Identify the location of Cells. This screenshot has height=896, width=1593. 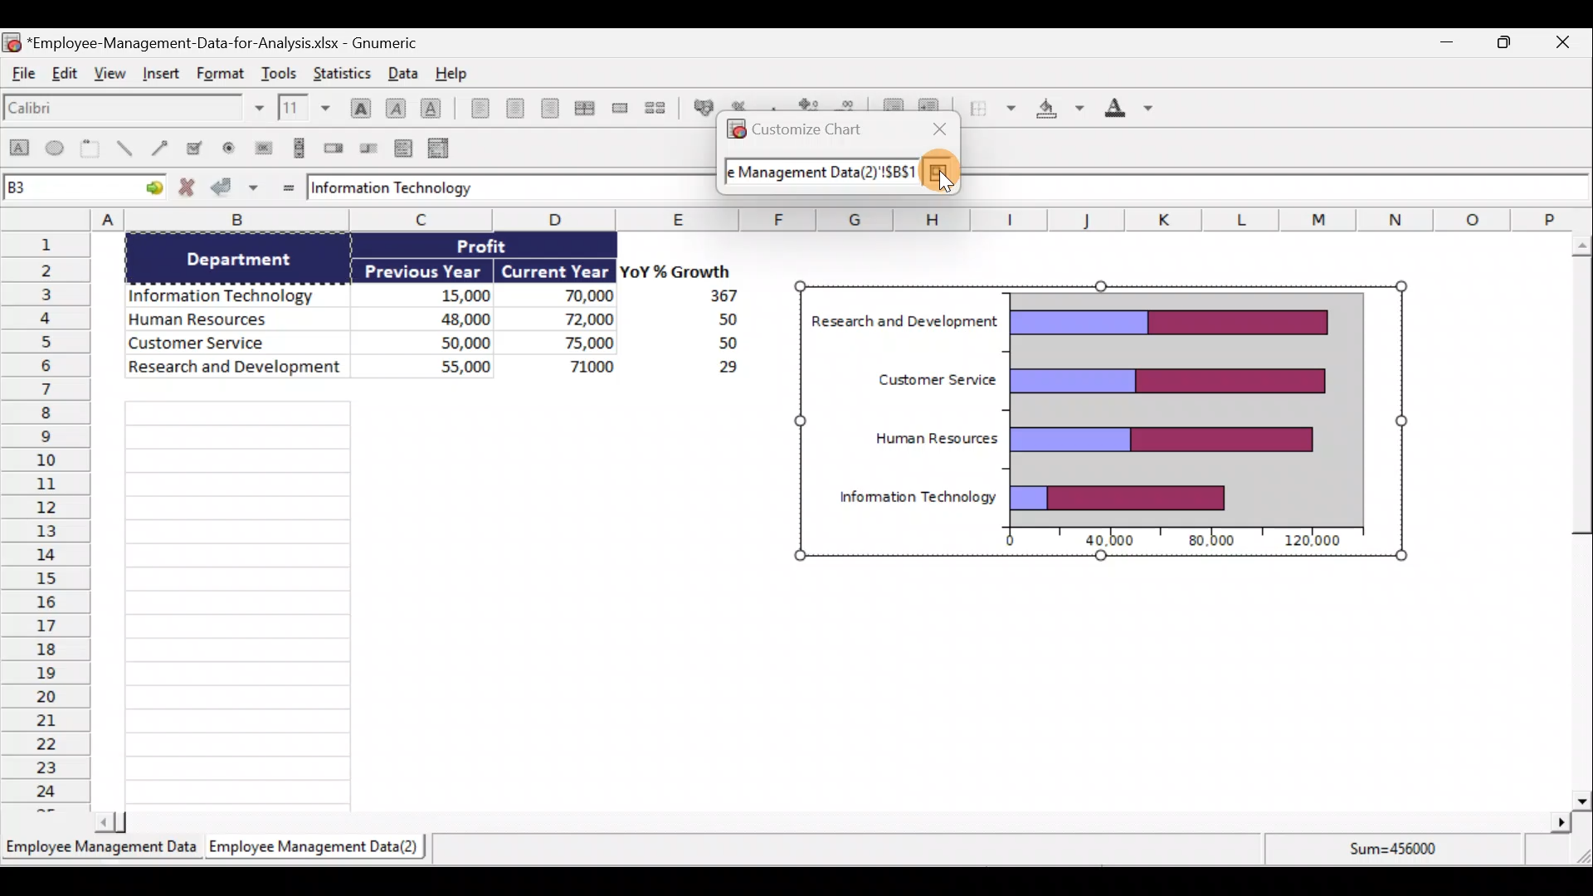
(431, 601).